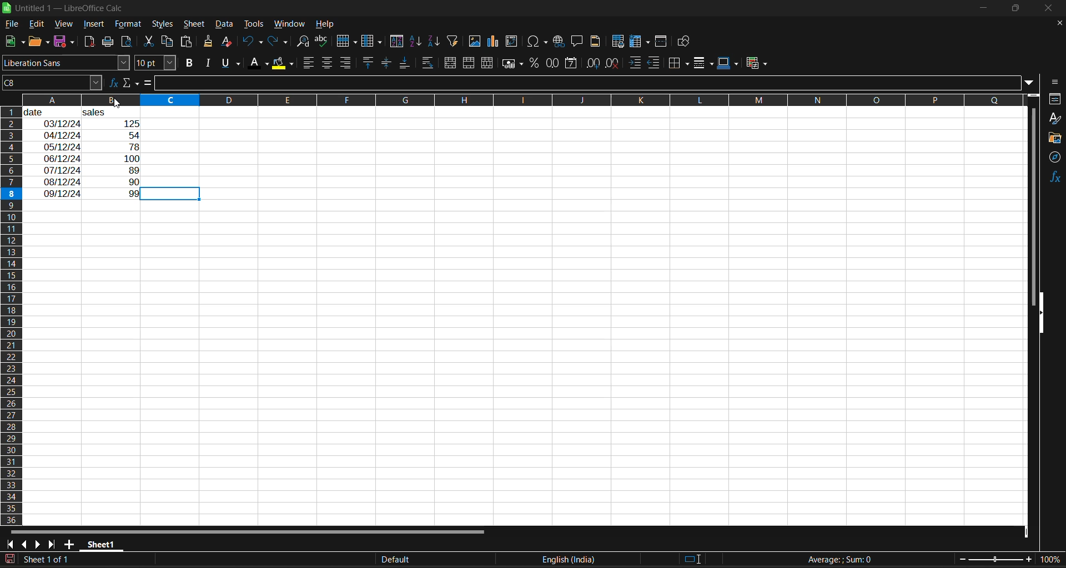  What do you see at coordinates (1018, 11) in the screenshot?
I see `maximize` at bounding box center [1018, 11].